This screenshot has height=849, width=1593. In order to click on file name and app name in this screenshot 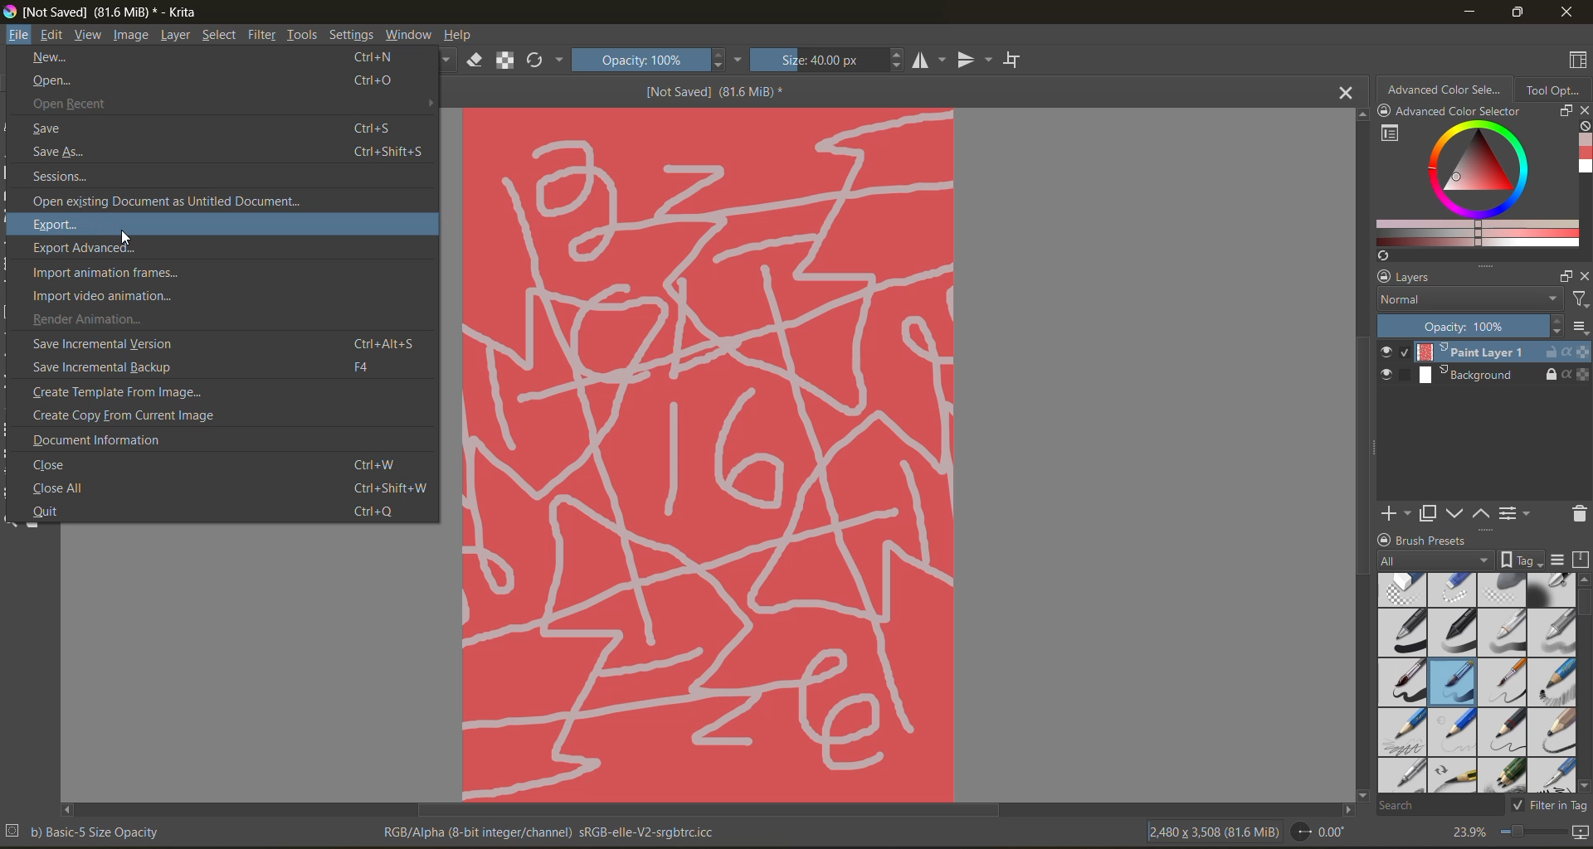, I will do `click(105, 10)`.